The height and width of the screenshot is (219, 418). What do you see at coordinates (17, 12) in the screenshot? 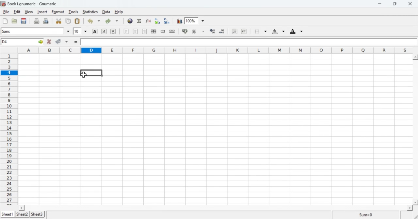
I see `Edit` at bounding box center [17, 12].